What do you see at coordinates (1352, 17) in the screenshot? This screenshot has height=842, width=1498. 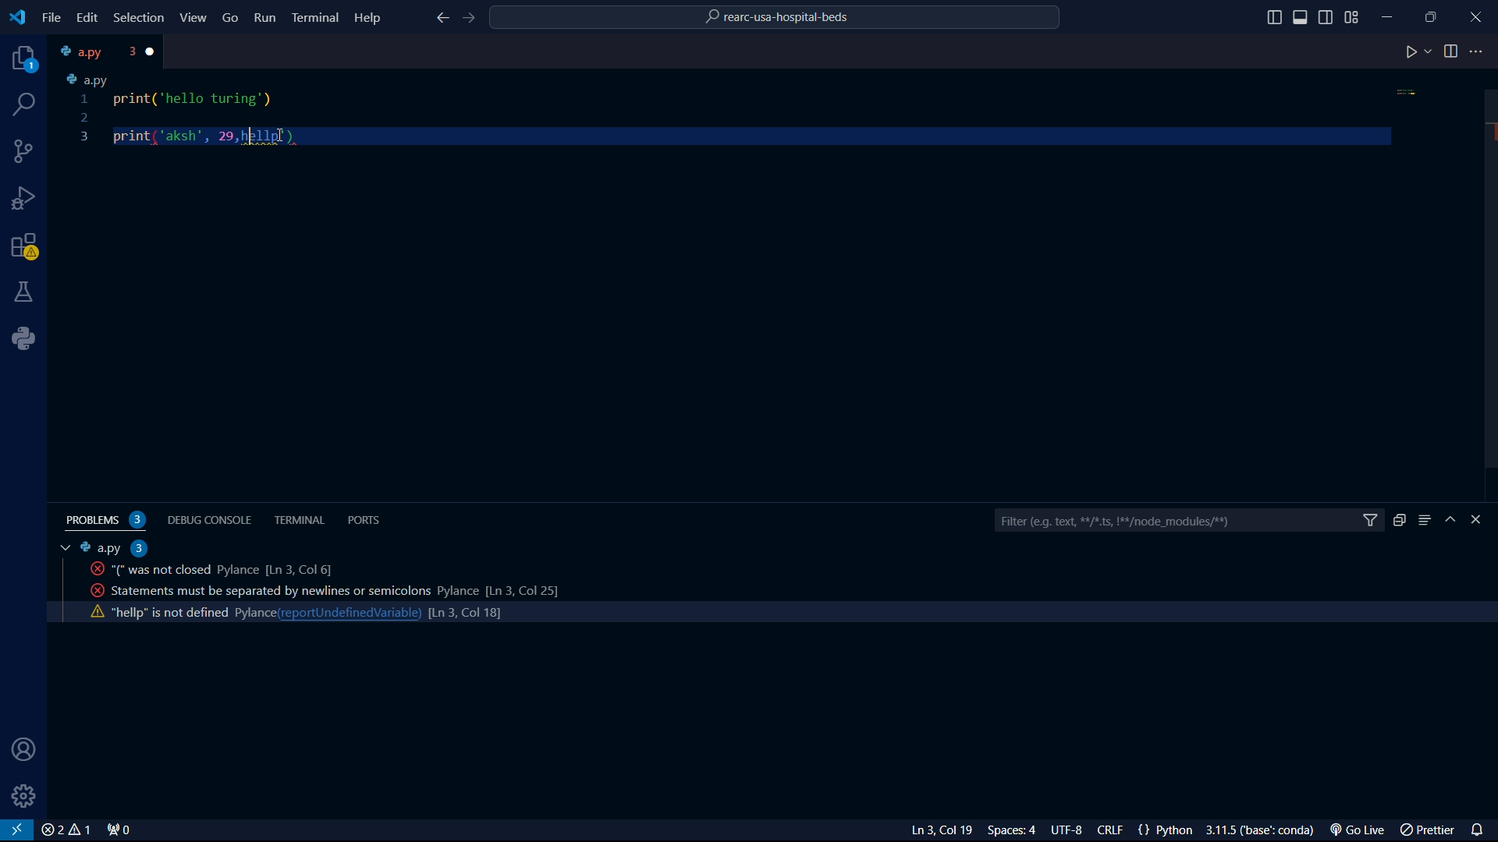 I see `grid view` at bounding box center [1352, 17].